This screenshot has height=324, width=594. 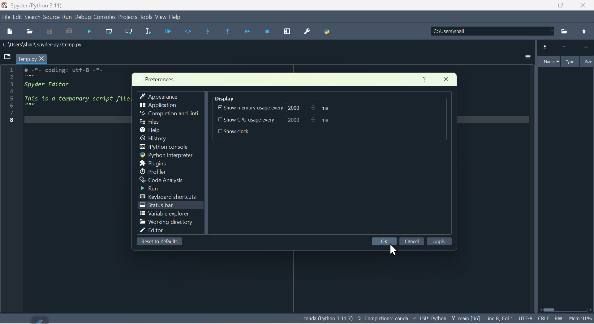 What do you see at coordinates (411, 242) in the screenshot?
I see `cancel` at bounding box center [411, 242].